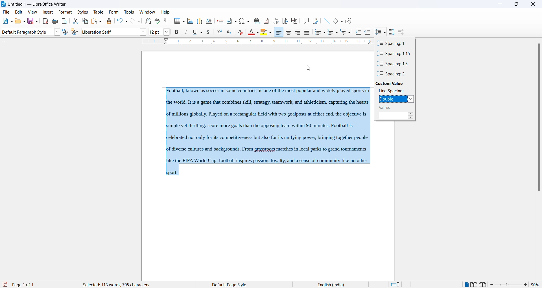 The width and height of the screenshot is (542, 288). I want to click on outline format options, so click(350, 32).